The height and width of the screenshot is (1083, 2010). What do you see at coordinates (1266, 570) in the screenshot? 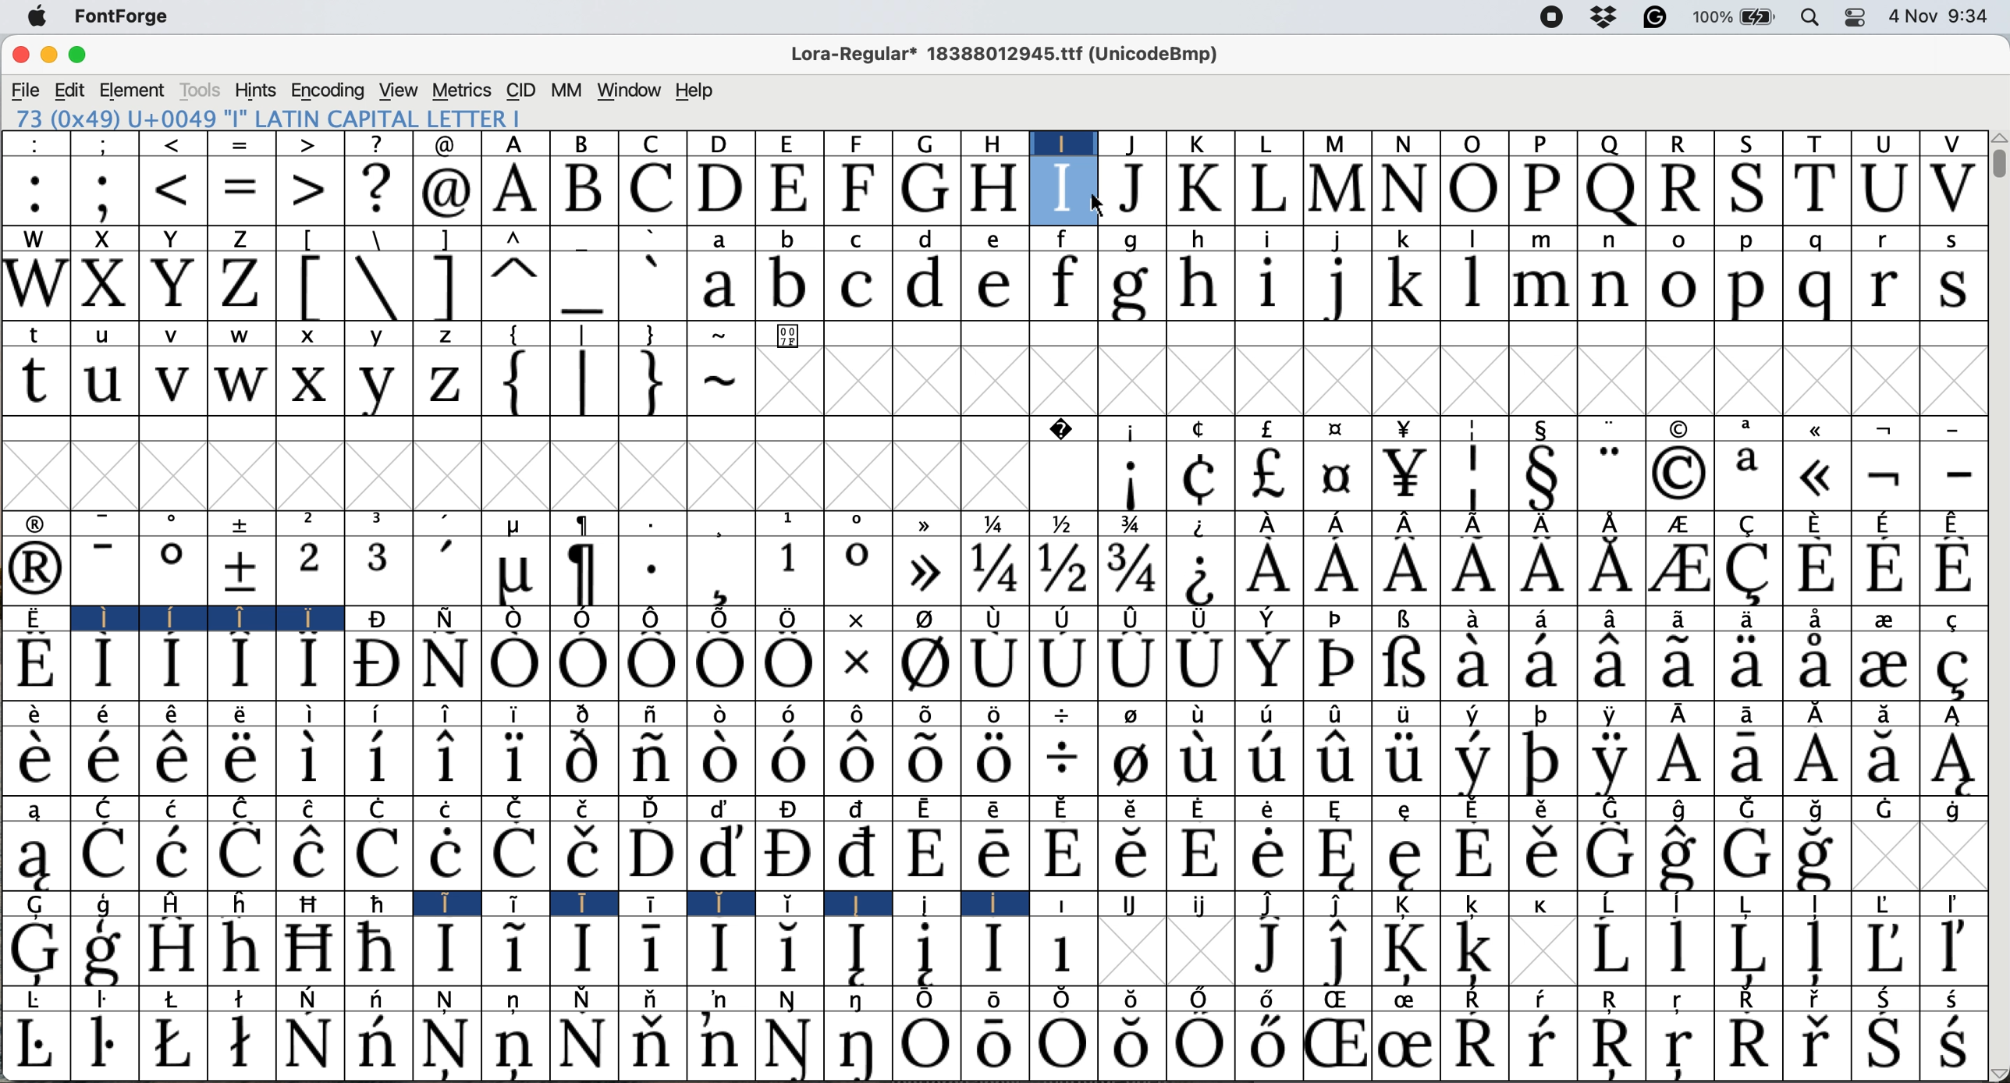
I see `Symbol` at bounding box center [1266, 570].